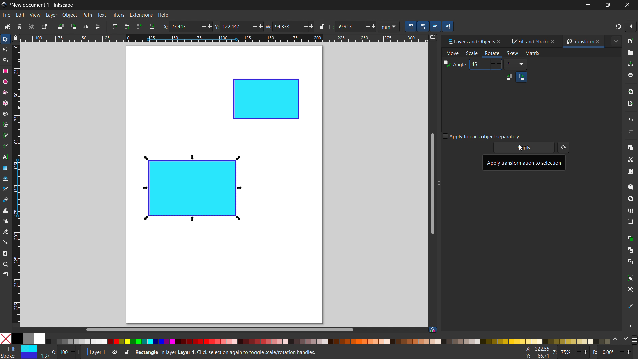  Describe the element at coordinates (501, 41) in the screenshot. I see `close` at that location.